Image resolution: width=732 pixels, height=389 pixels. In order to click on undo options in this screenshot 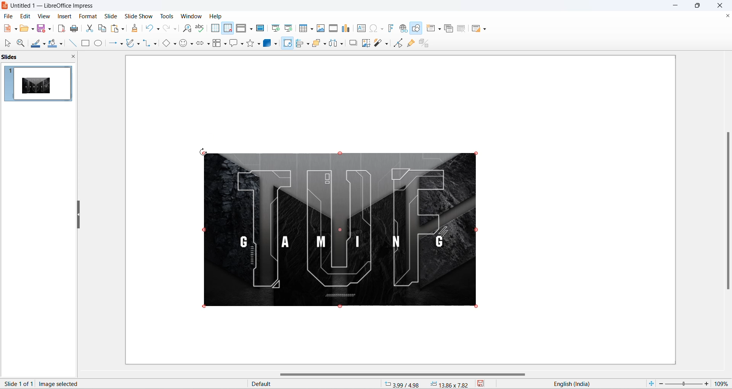, I will do `click(157, 29)`.